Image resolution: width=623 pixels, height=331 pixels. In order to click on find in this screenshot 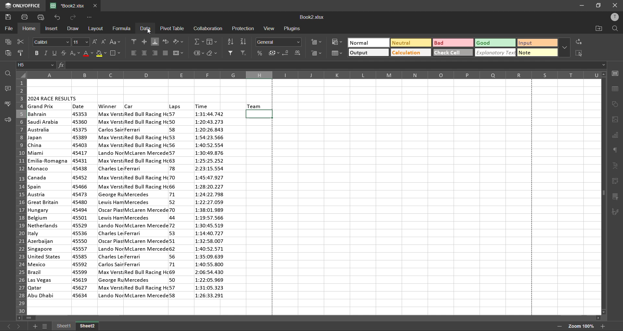, I will do `click(9, 73)`.